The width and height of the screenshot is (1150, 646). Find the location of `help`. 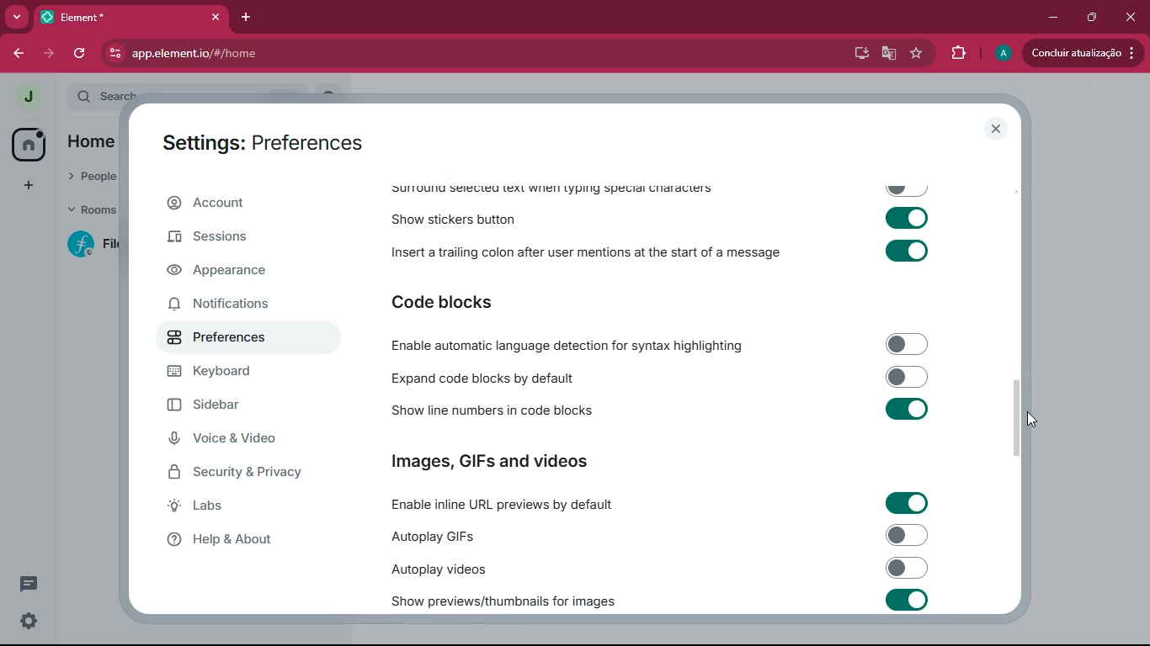

help is located at coordinates (245, 540).